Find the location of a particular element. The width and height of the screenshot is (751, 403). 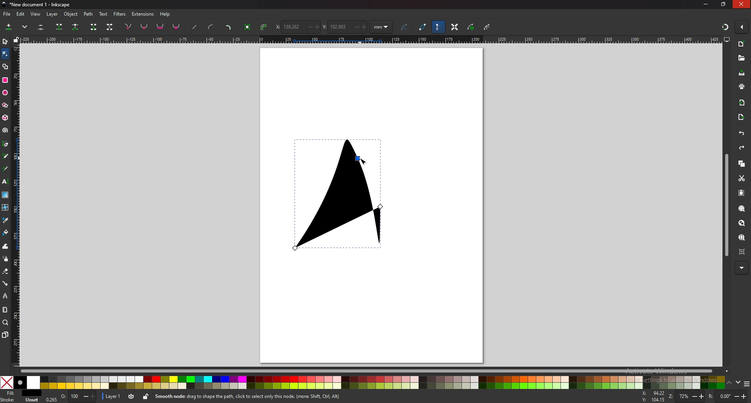

new is located at coordinates (741, 44).